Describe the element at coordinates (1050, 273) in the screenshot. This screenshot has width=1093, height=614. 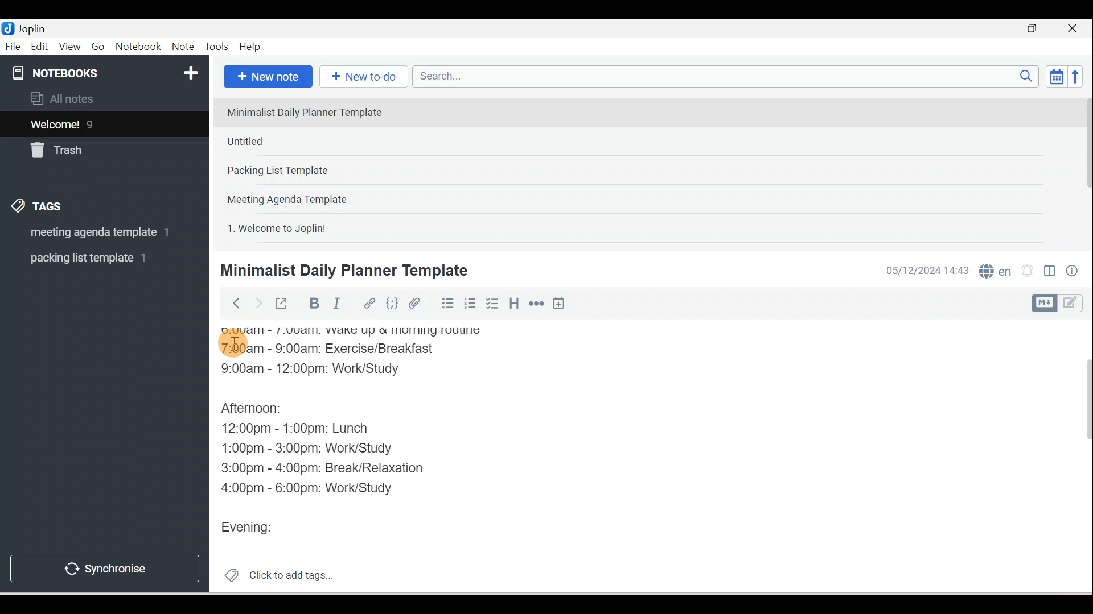
I see `Toggle editors` at that location.